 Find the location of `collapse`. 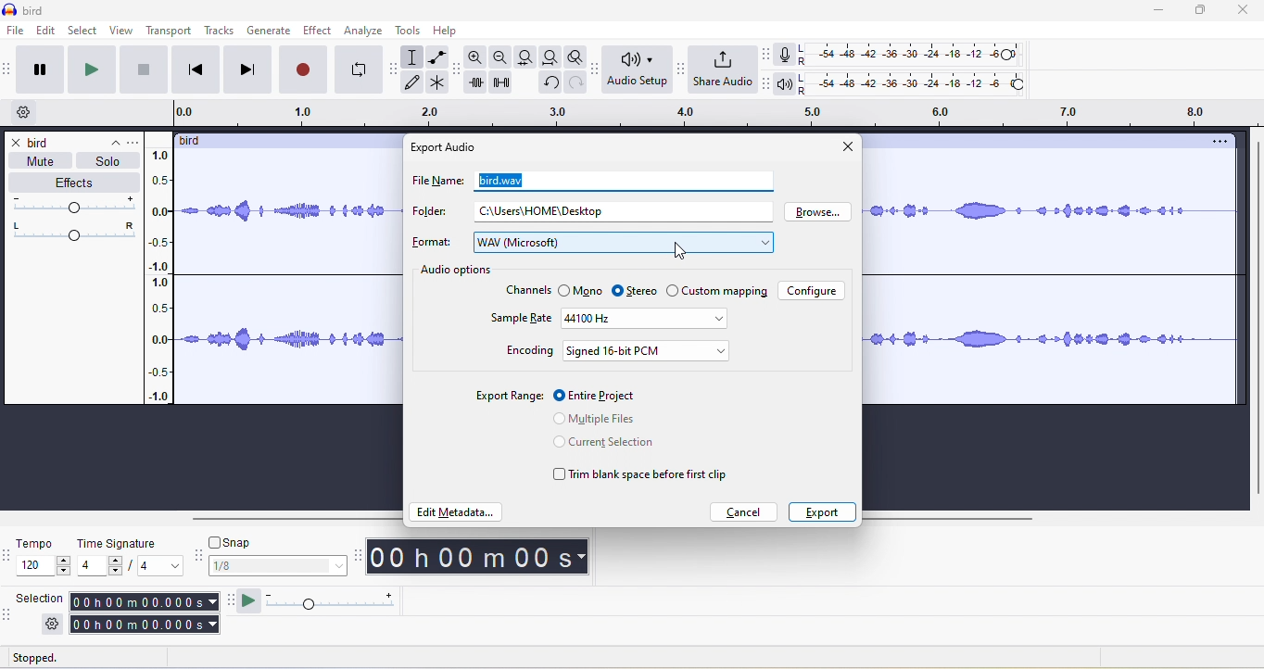

collapse is located at coordinates (108, 139).